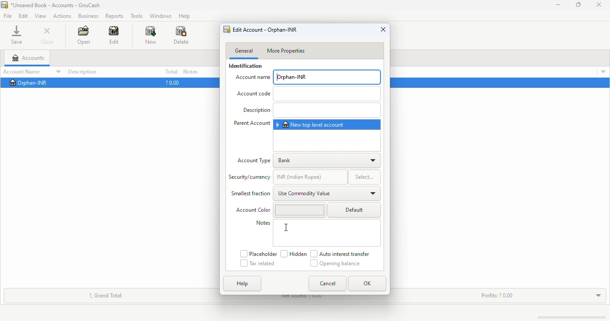  Describe the element at coordinates (226, 29) in the screenshot. I see `logo` at that location.